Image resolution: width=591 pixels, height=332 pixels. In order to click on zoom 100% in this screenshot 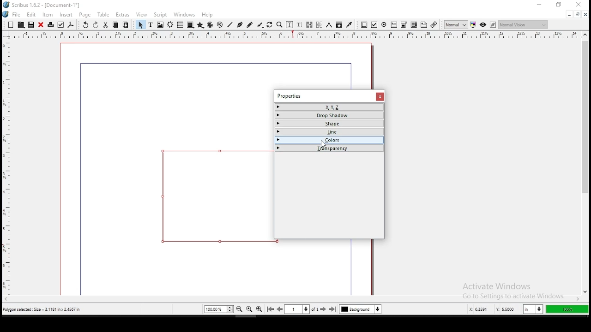, I will do `click(219, 309)`.